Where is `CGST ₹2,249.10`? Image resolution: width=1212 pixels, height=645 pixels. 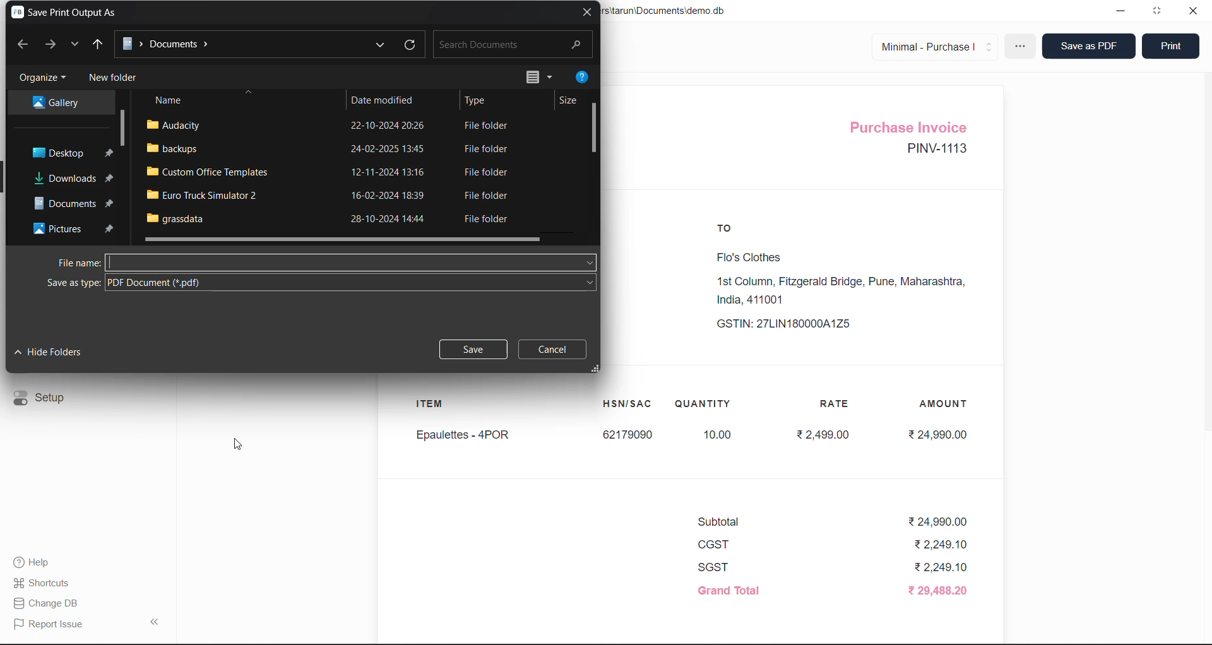 CGST ₹2,249.10 is located at coordinates (834, 545).